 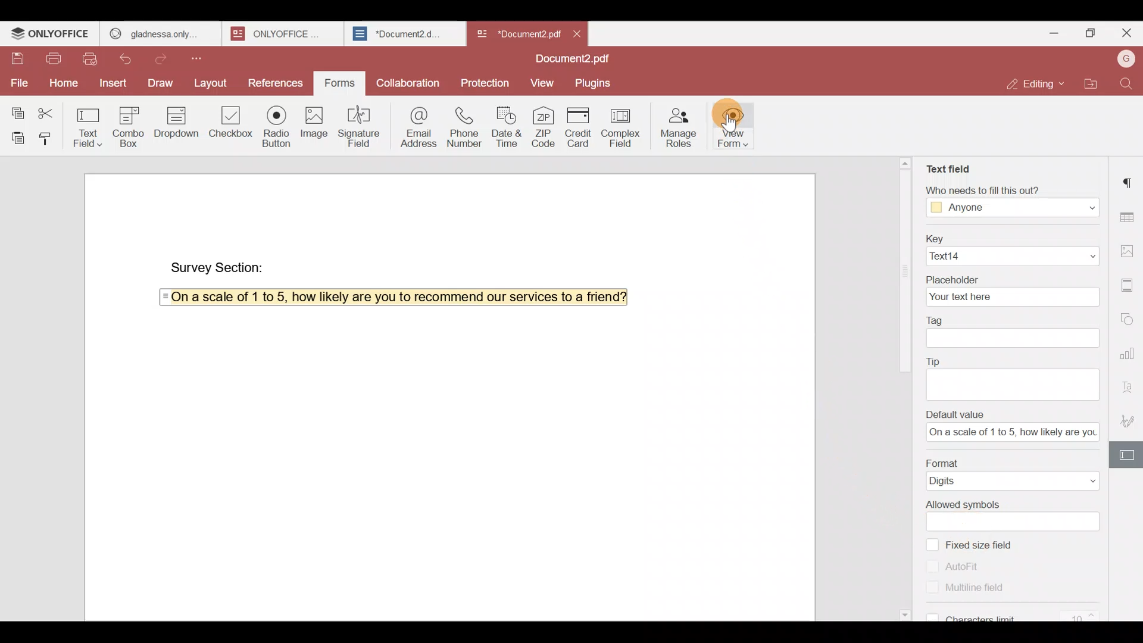 I want to click on on the scale of 1 to 5 how likely are you, so click(x=1009, y=433).